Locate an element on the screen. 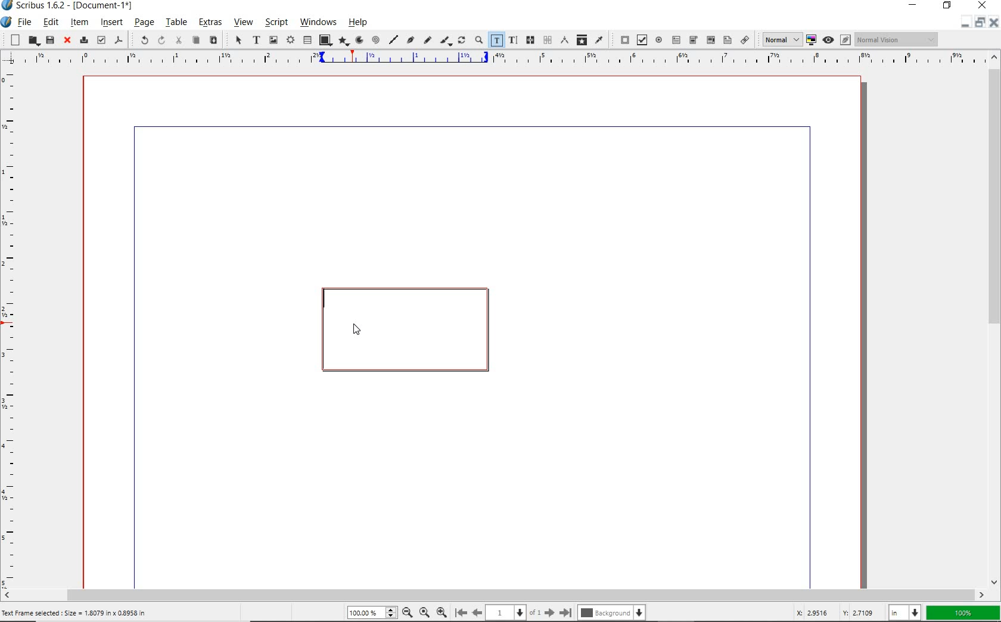  open is located at coordinates (32, 41).